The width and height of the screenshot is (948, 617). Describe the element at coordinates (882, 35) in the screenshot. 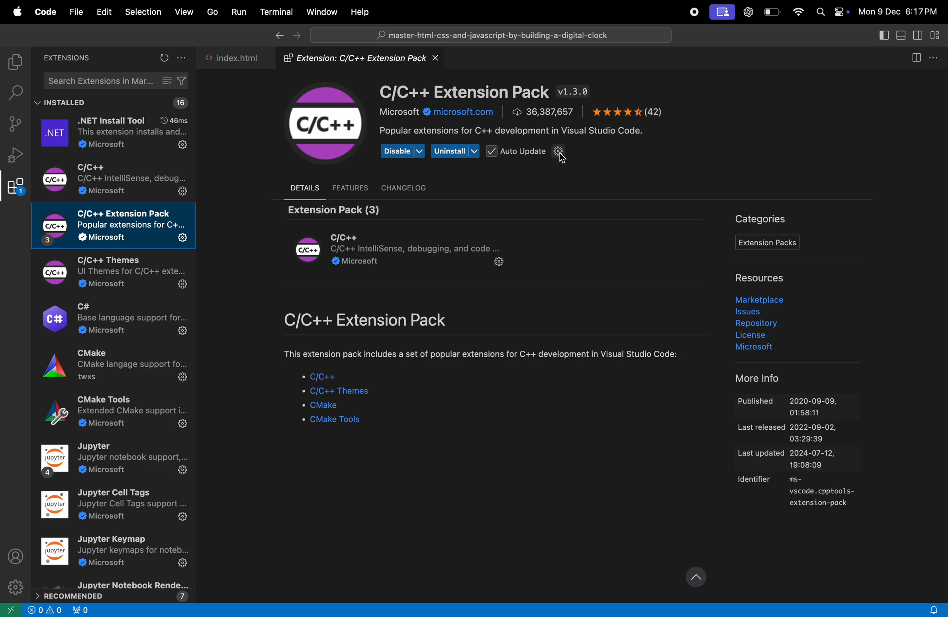

I see `toggle secondary side bar` at that location.